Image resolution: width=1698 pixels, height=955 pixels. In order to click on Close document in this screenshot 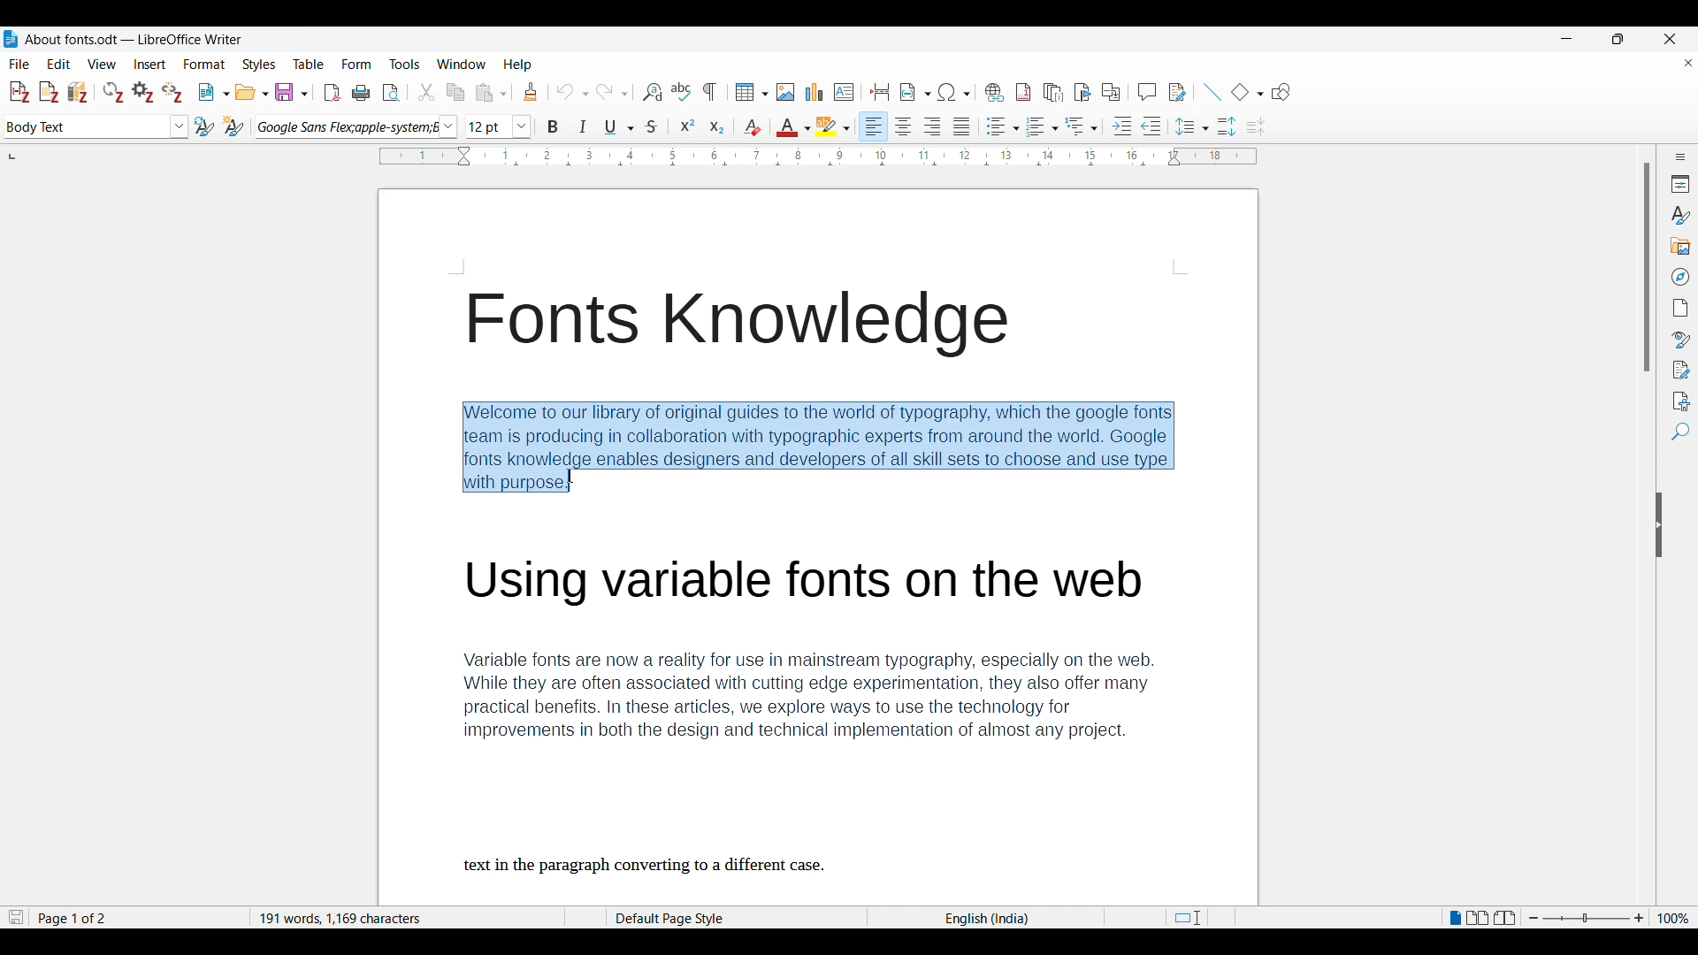, I will do `click(1689, 63)`.